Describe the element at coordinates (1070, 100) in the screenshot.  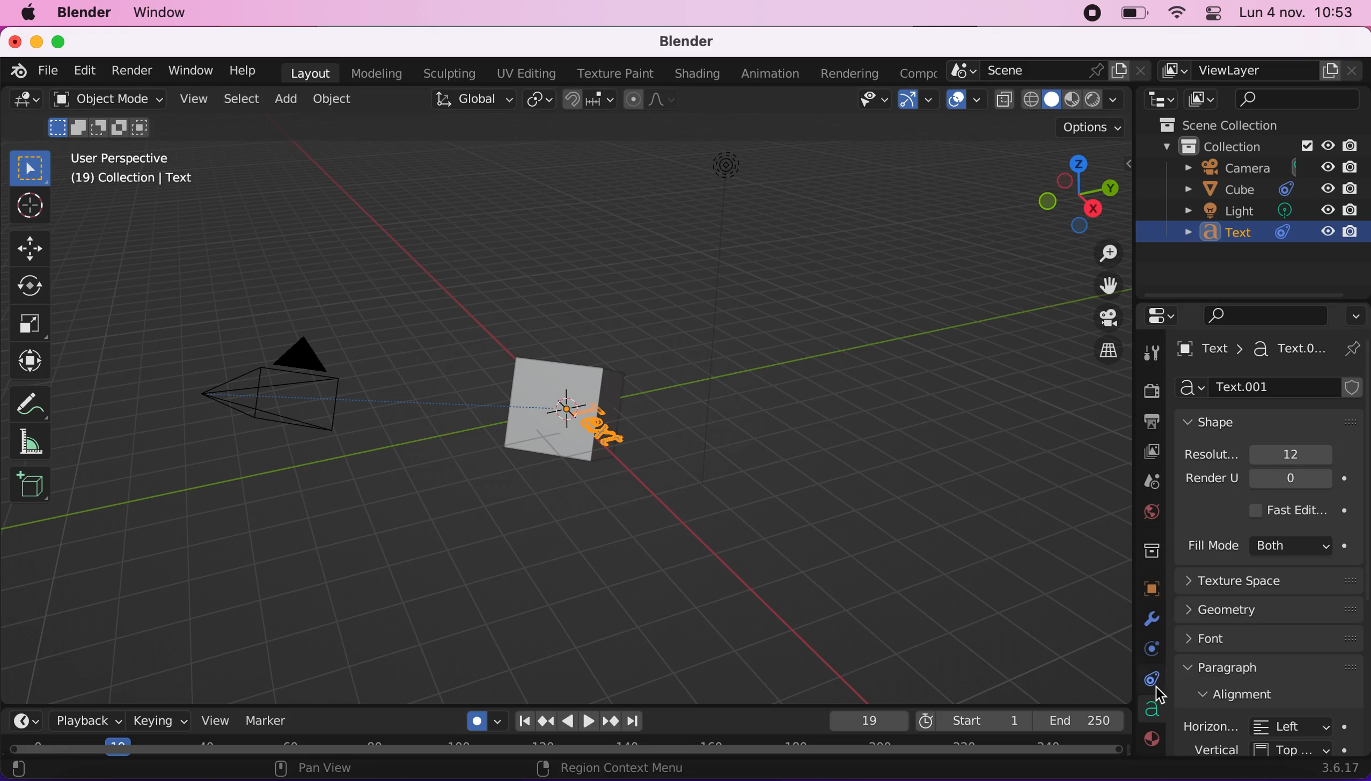
I see `shading` at that location.